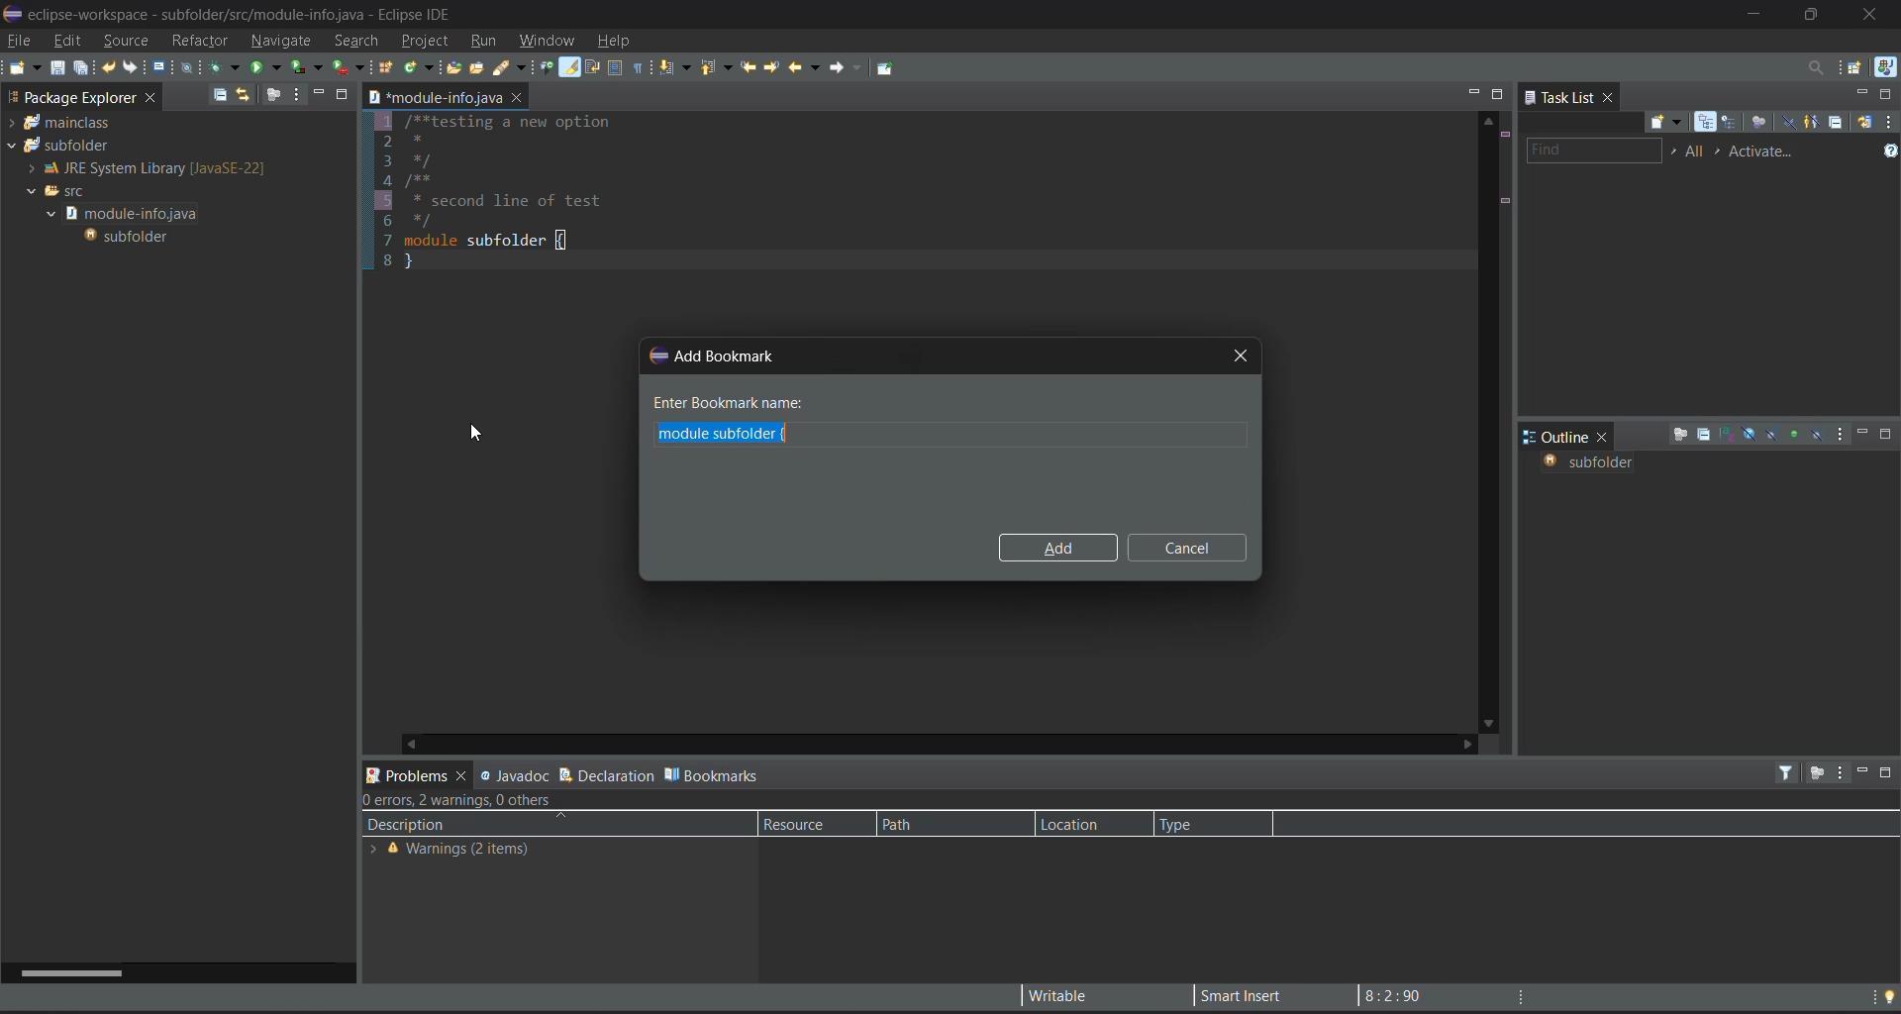 This screenshot has width=1901, height=1014. What do you see at coordinates (1885, 68) in the screenshot?
I see `java` at bounding box center [1885, 68].